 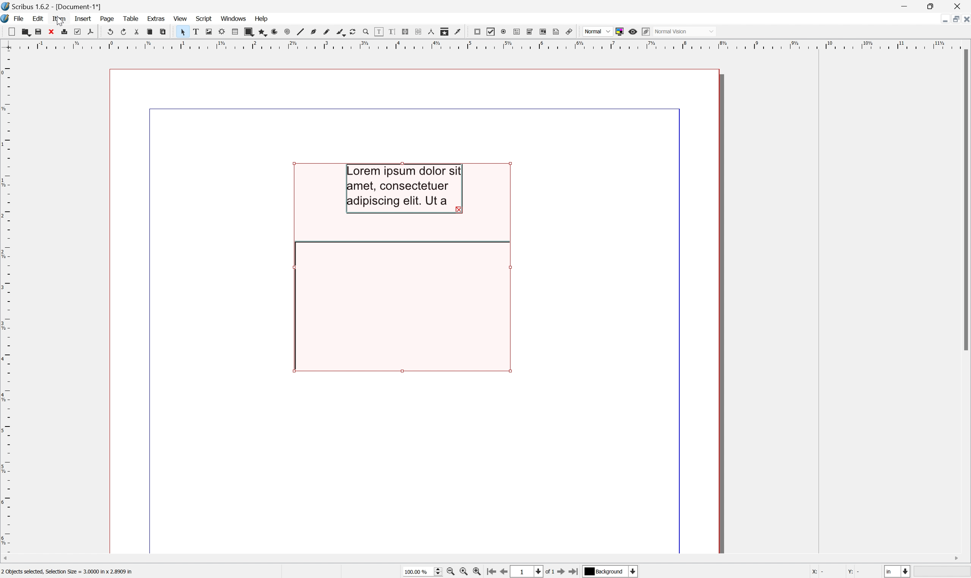 I want to click on Go to the first page, so click(x=493, y=573).